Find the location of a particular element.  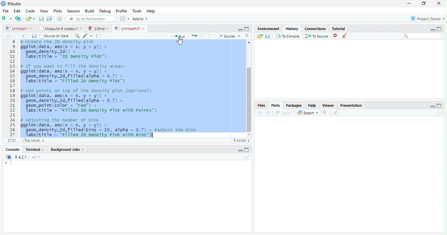

Edit is located at coordinates (17, 11).